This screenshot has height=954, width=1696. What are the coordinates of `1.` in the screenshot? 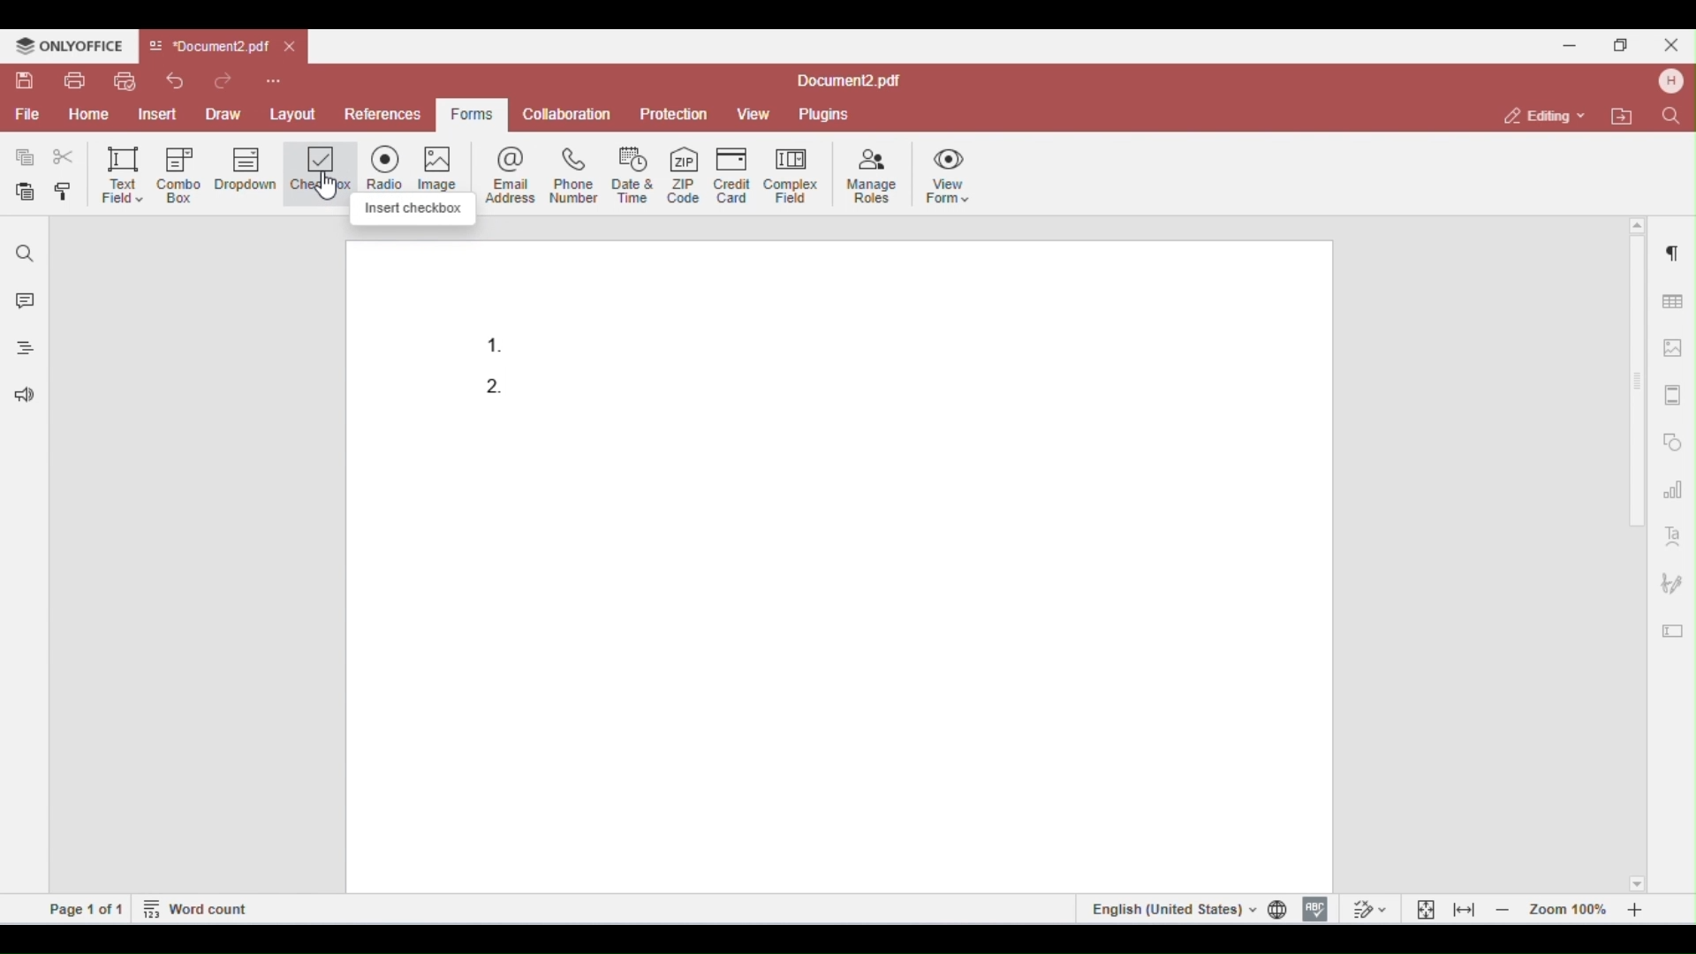 It's located at (498, 339).